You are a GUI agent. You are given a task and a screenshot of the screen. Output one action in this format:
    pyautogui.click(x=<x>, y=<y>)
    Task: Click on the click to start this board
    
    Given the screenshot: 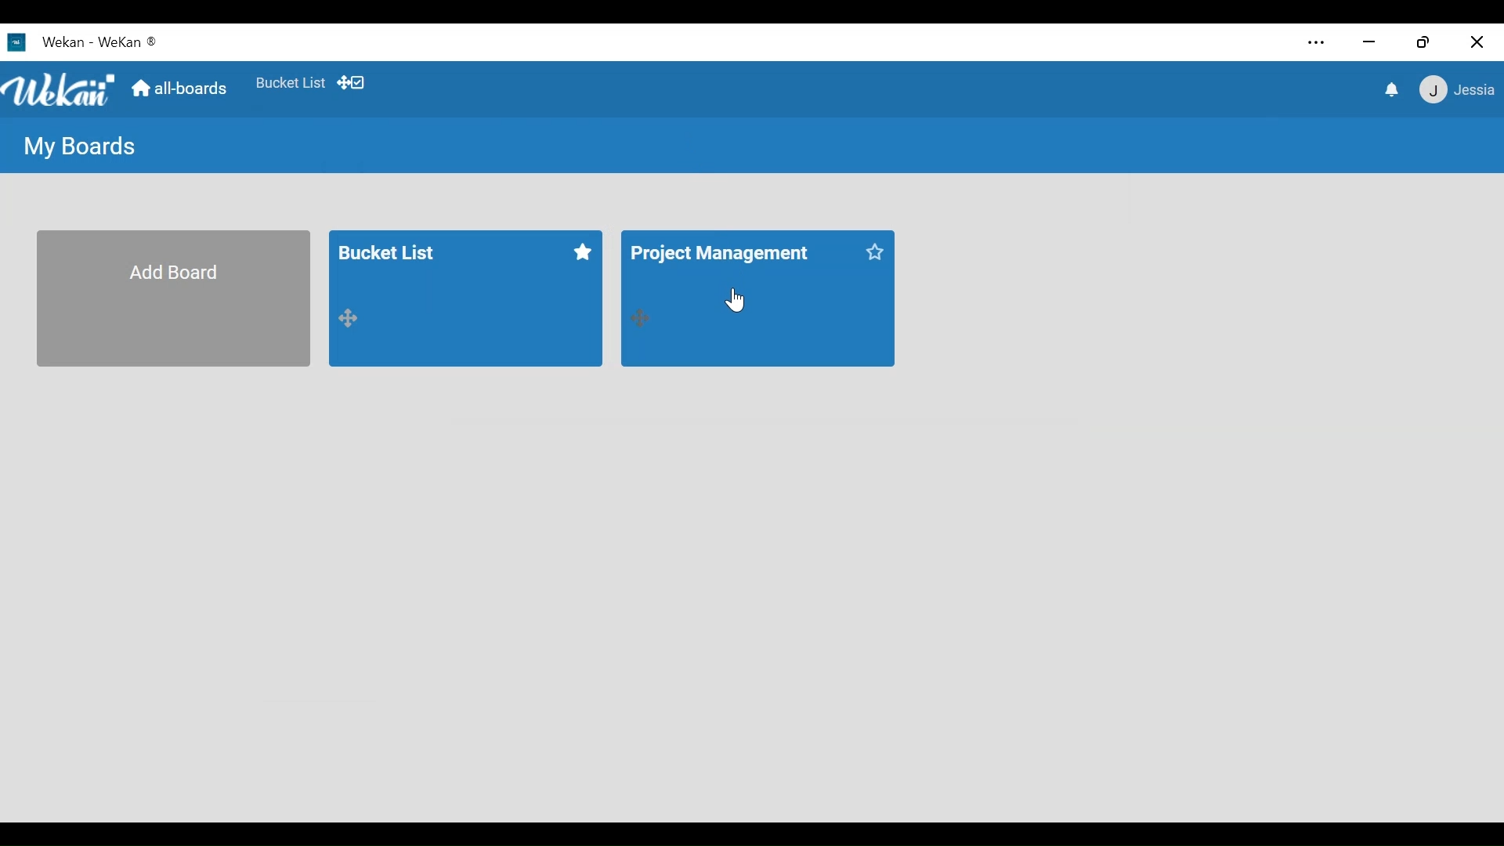 What is the action you would take?
    pyautogui.click(x=587, y=253)
    